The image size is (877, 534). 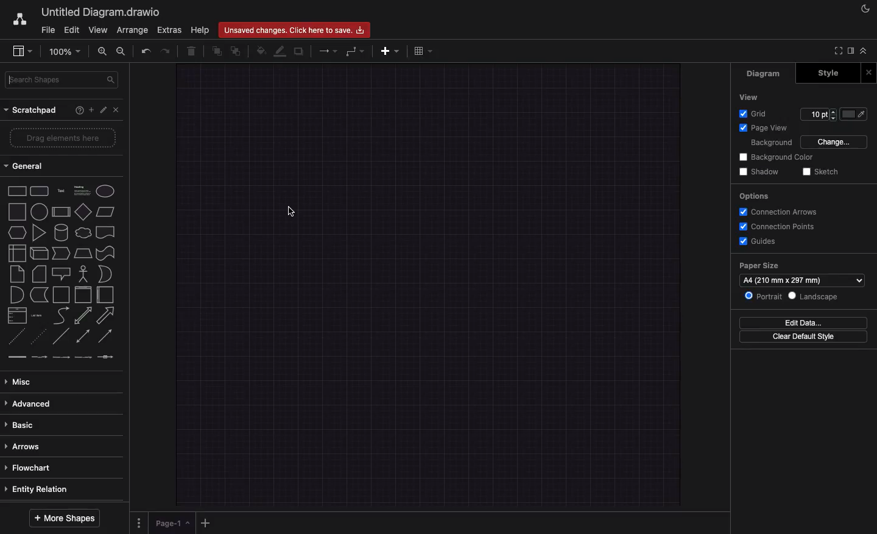 What do you see at coordinates (803, 323) in the screenshot?
I see `Edit data` at bounding box center [803, 323].